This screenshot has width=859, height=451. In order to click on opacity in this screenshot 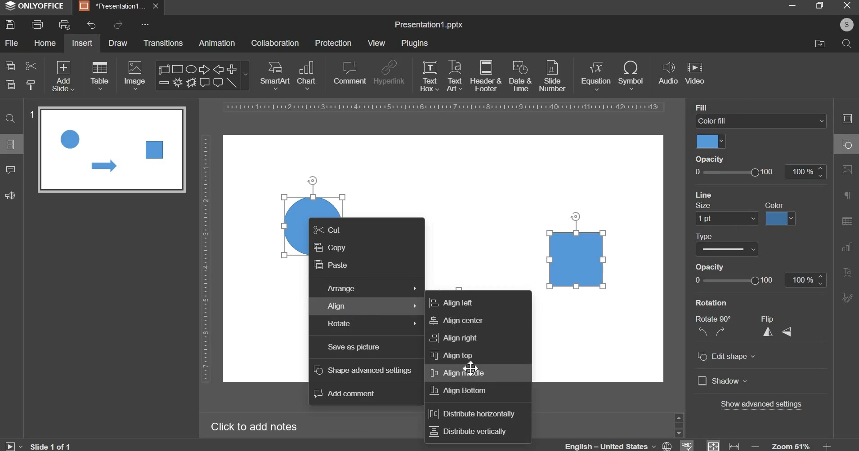, I will do `click(713, 266)`.